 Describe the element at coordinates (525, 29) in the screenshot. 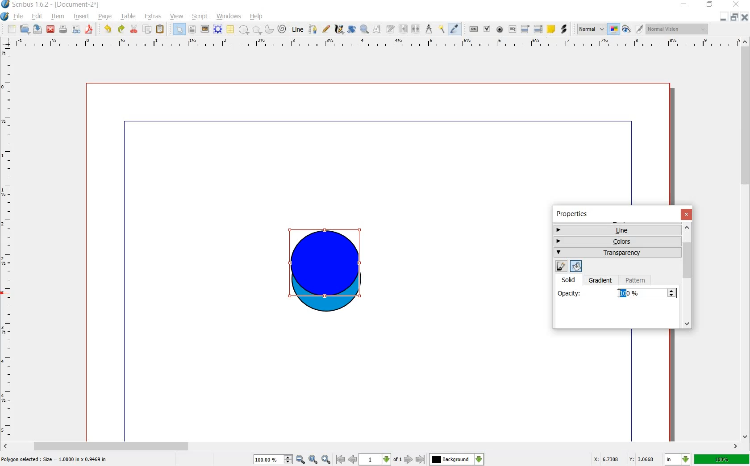

I see `pdf combo box` at that location.